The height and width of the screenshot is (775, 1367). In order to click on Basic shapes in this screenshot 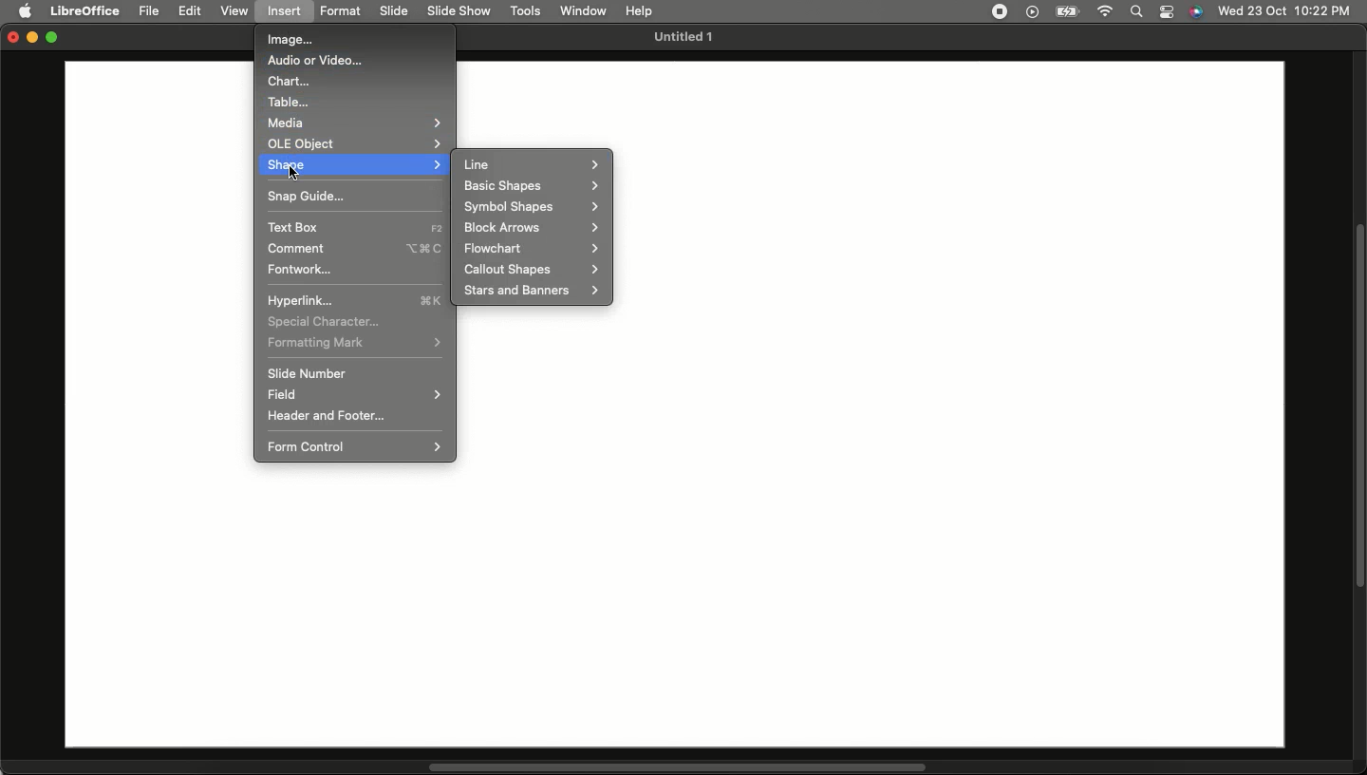, I will do `click(531, 185)`.